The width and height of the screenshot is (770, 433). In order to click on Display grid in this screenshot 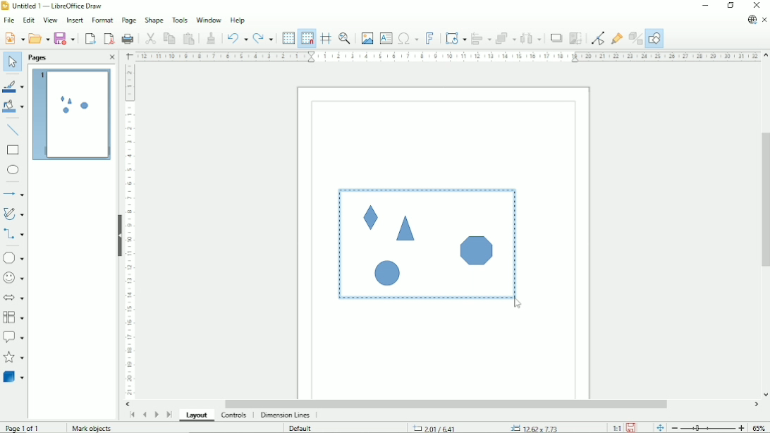, I will do `click(288, 38)`.